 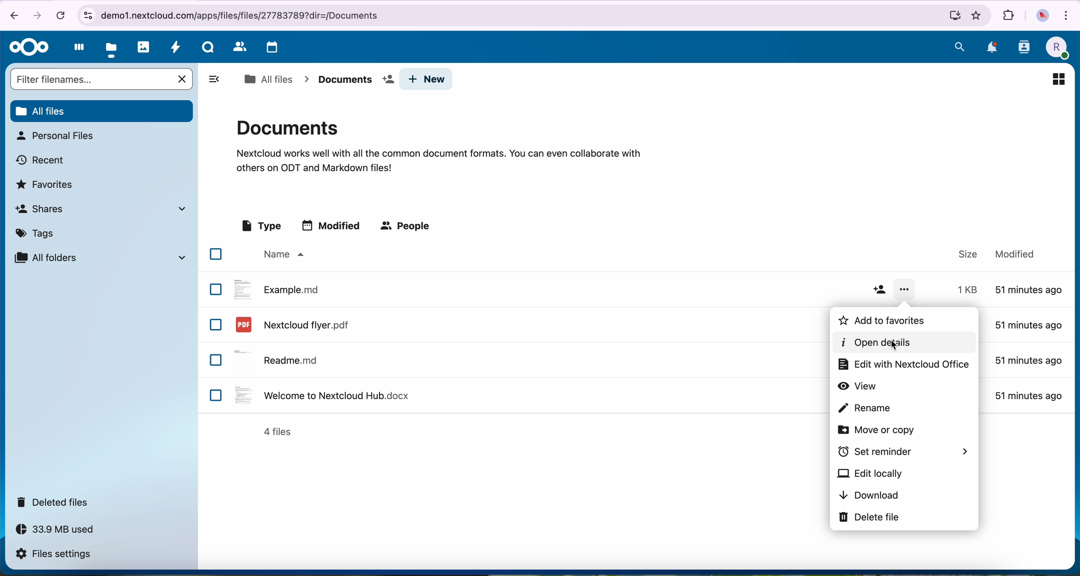 What do you see at coordinates (990, 47) in the screenshot?
I see `notifications` at bounding box center [990, 47].